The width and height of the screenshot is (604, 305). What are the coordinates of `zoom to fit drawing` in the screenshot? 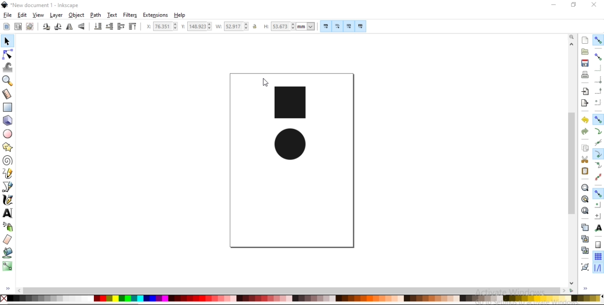 It's located at (585, 199).